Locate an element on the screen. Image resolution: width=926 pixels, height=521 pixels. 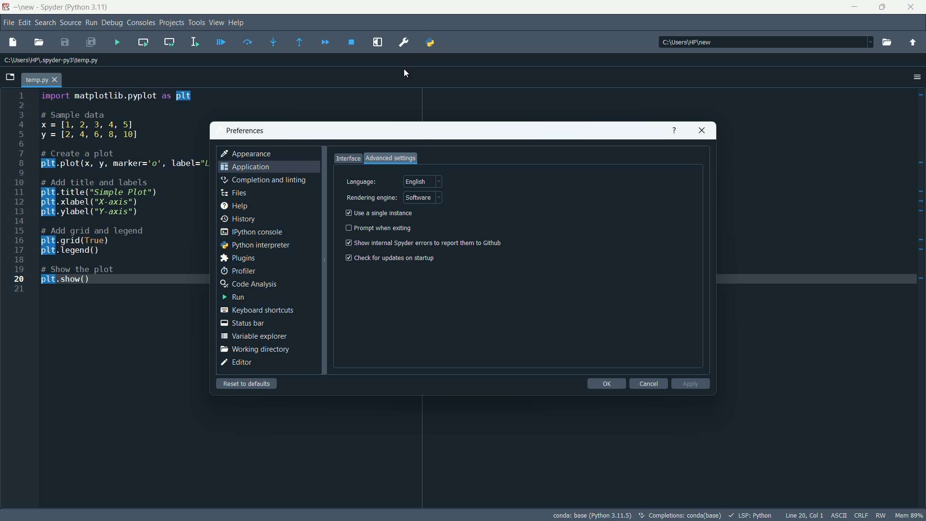
file encoding is located at coordinates (839, 516).